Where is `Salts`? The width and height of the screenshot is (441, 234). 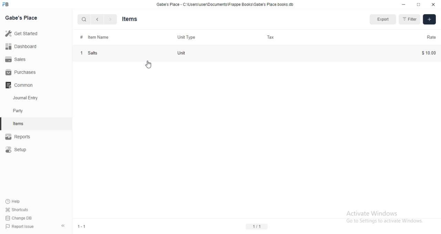
Salts is located at coordinates (95, 53).